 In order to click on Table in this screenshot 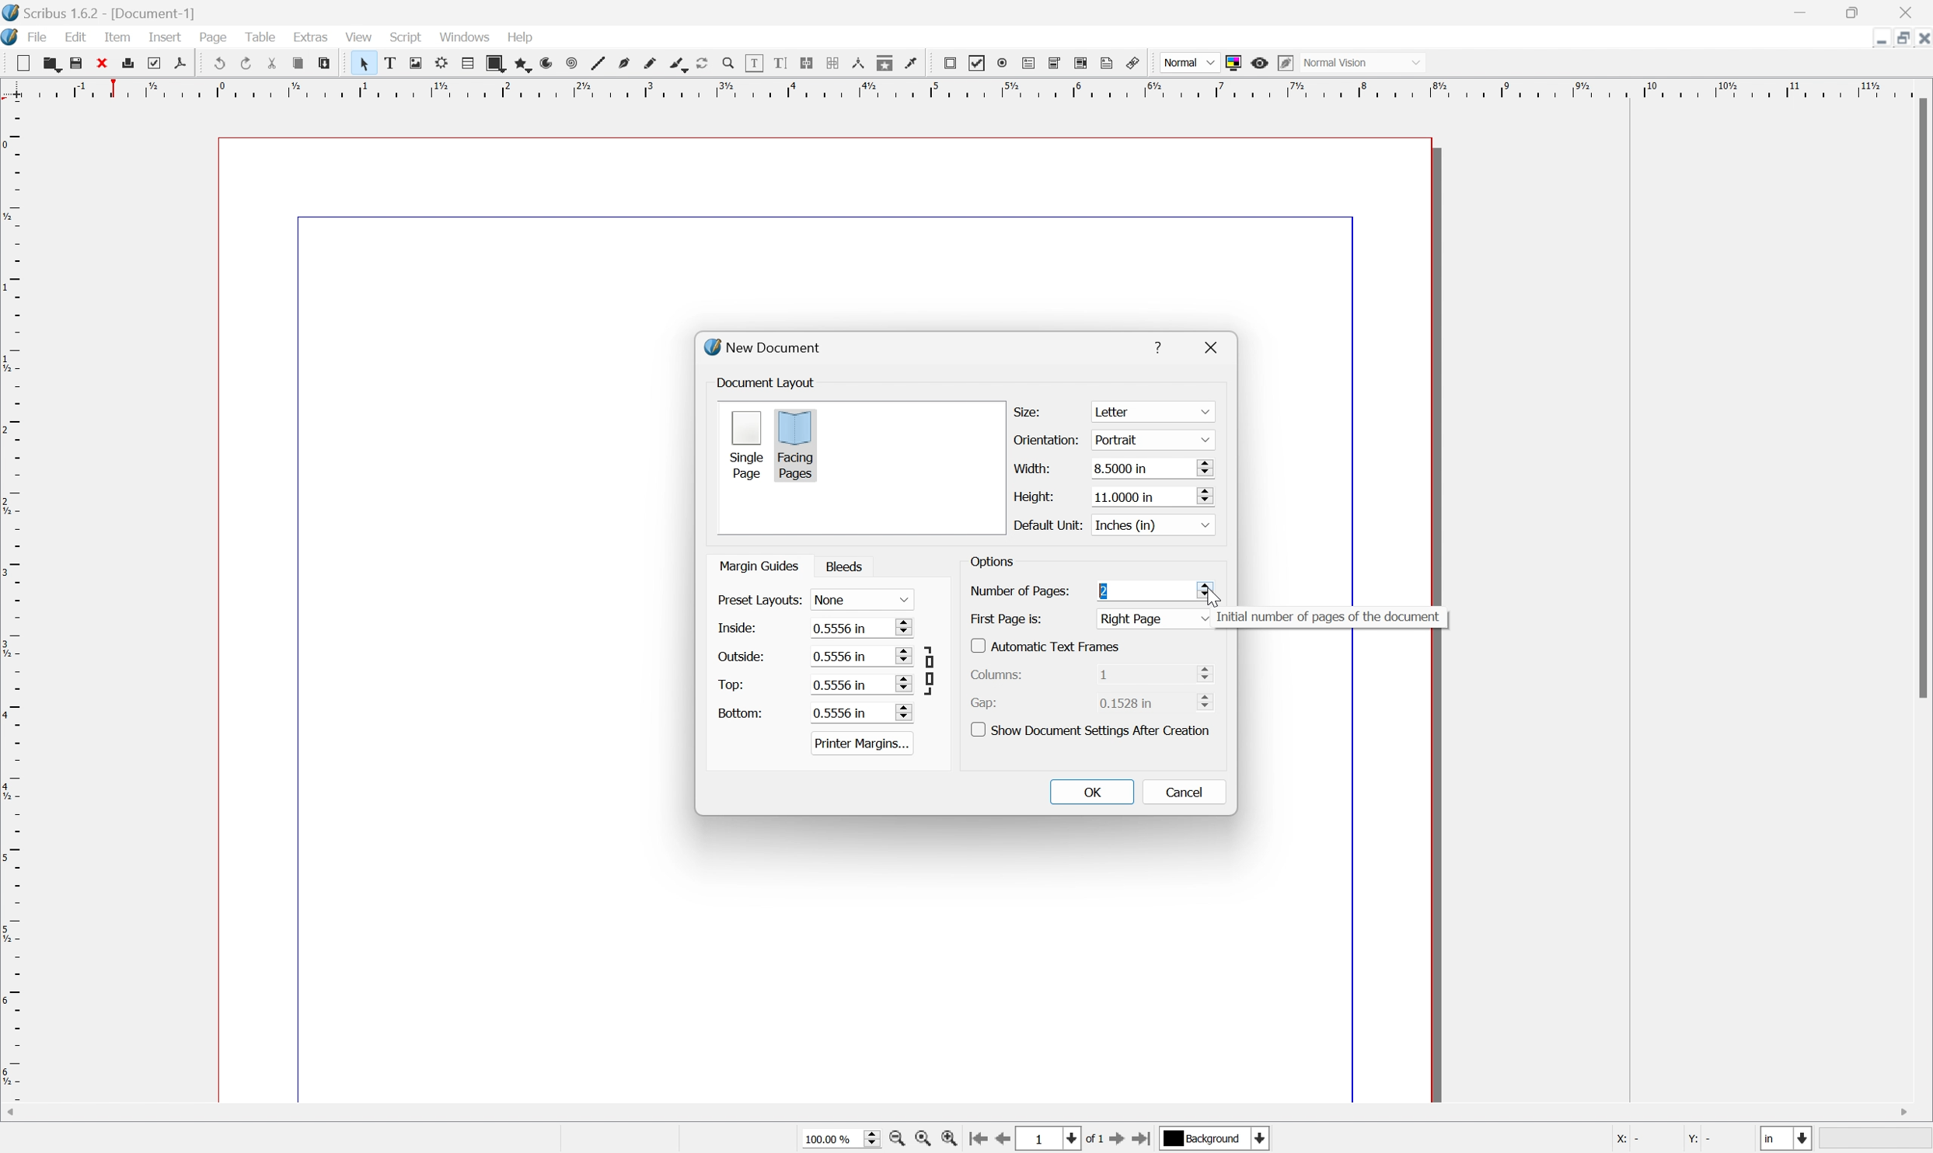, I will do `click(464, 64)`.